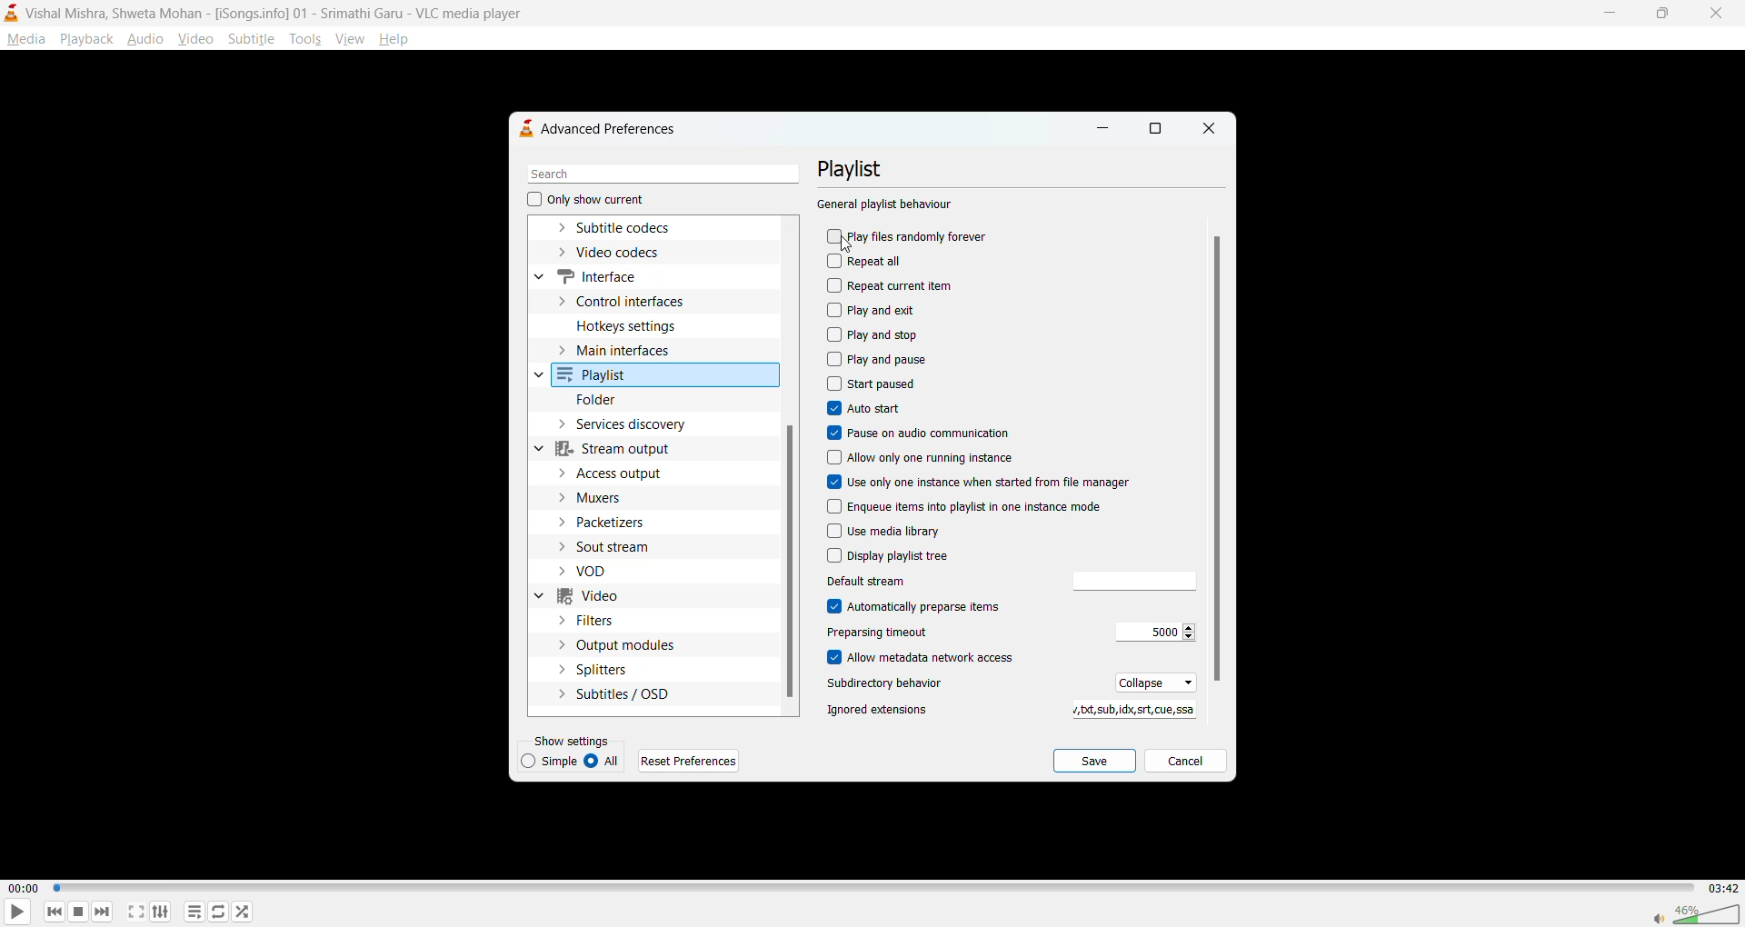 Image resolution: width=1745 pixels, height=927 pixels. I want to click on play files randomly , so click(910, 238).